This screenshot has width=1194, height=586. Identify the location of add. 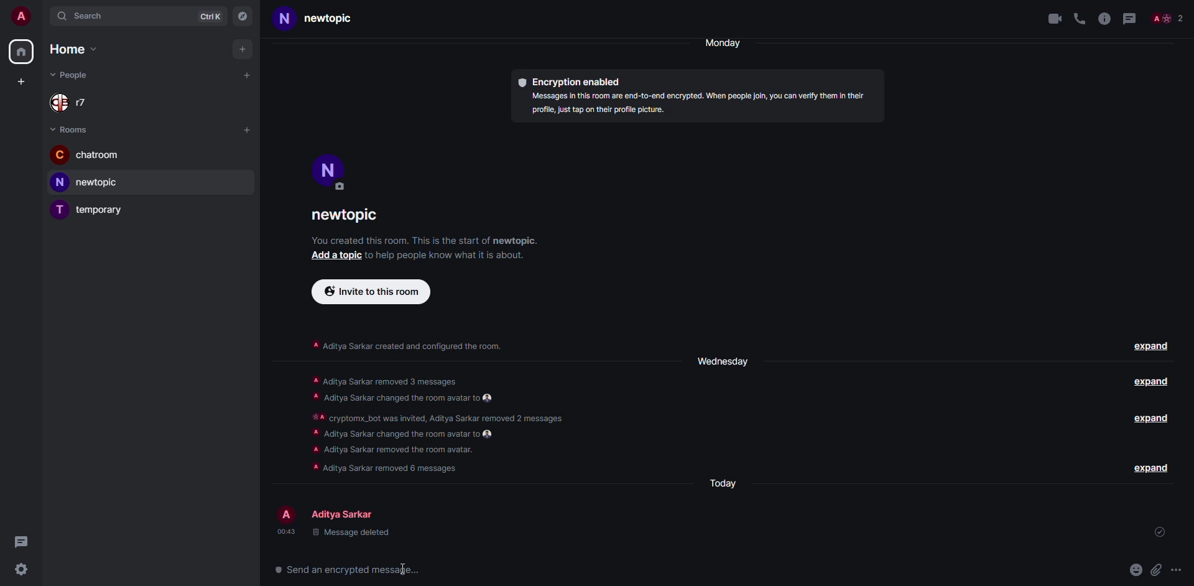
(333, 255).